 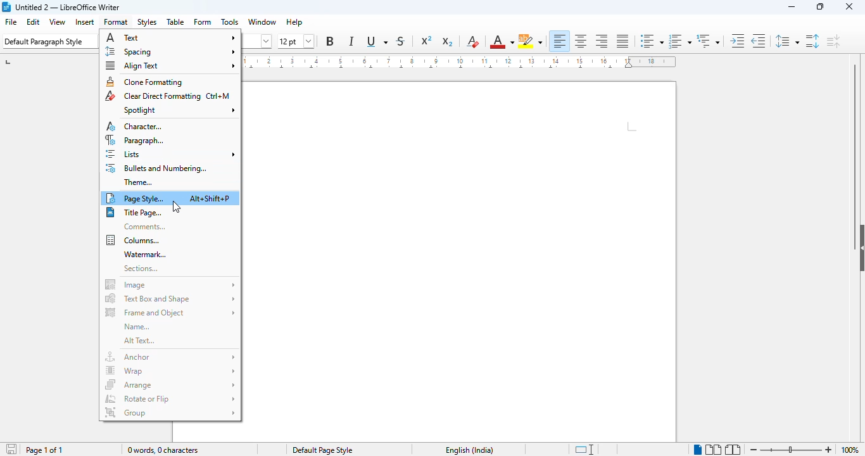 I want to click on decrease indent, so click(x=758, y=41).